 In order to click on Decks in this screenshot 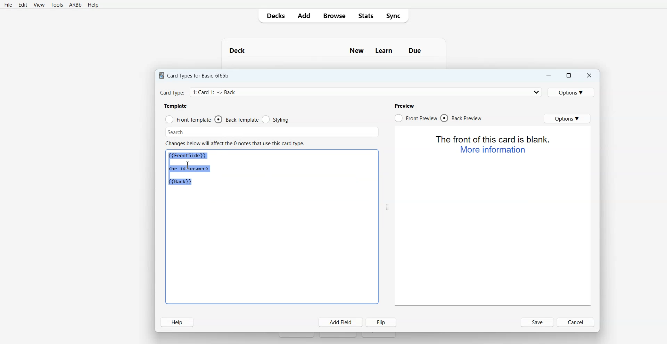, I will do `click(274, 16)`.